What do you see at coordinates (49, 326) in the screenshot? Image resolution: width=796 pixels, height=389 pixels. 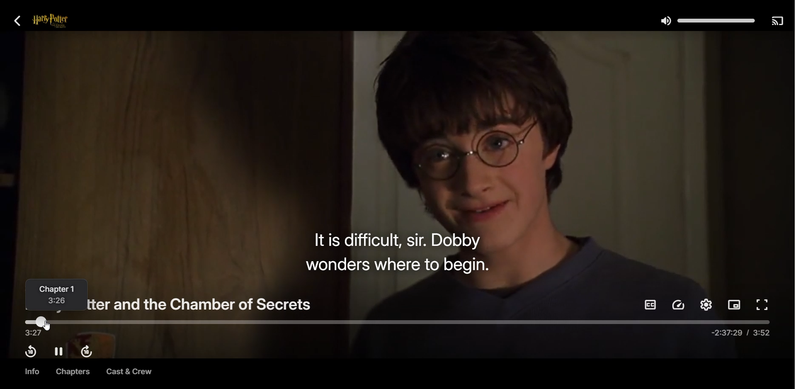 I see `Cursor` at bounding box center [49, 326].